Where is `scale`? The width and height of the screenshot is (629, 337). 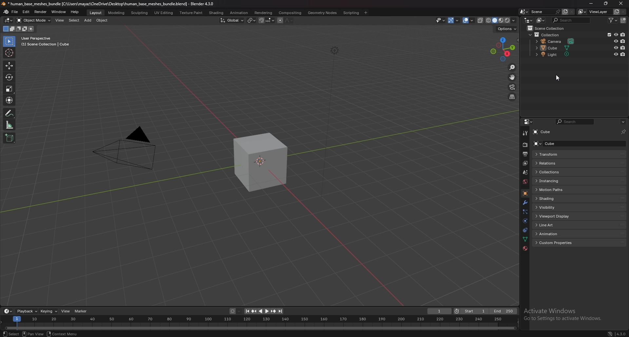 scale is located at coordinates (10, 89).